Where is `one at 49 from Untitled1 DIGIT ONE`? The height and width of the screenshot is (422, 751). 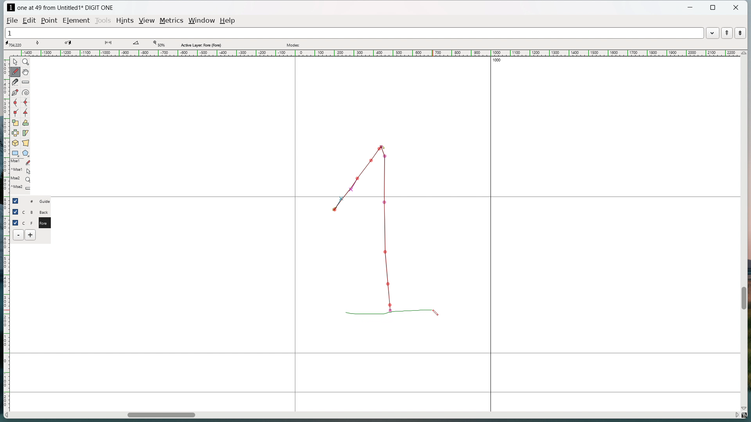 one at 49 from Untitled1 DIGIT ONE is located at coordinates (65, 8).